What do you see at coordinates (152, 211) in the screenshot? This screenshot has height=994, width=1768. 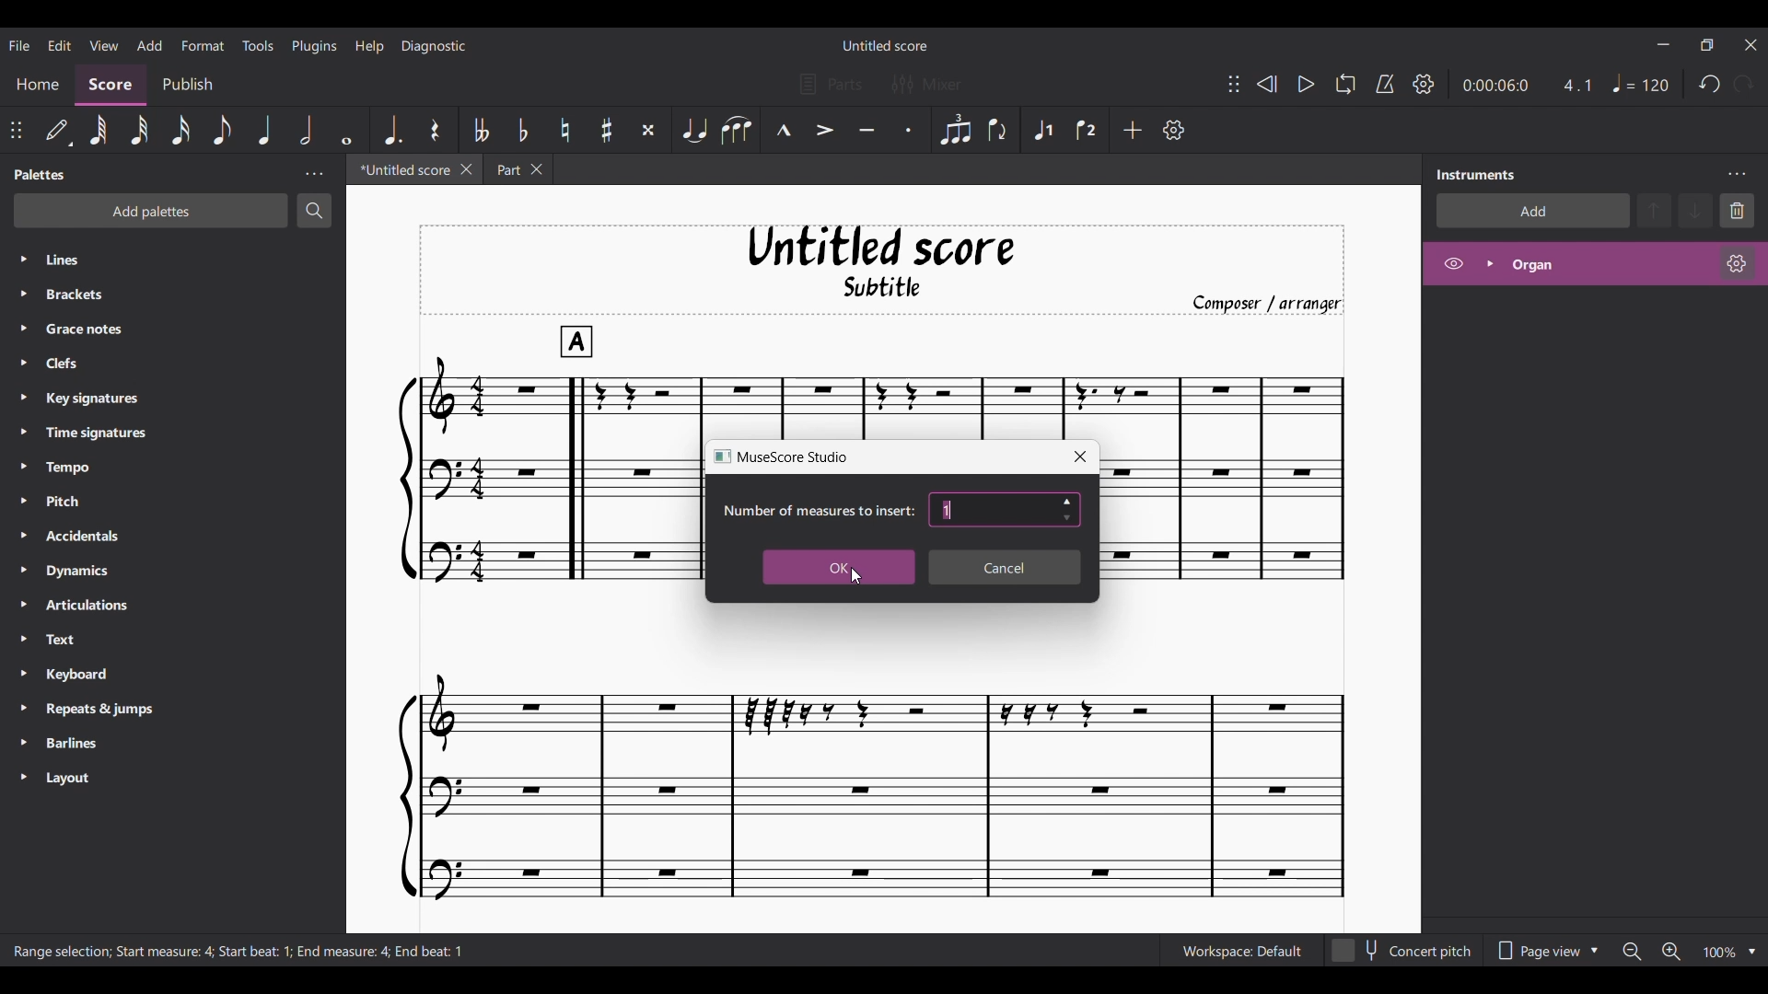 I see `Add palette` at bounding box center [152, 211].